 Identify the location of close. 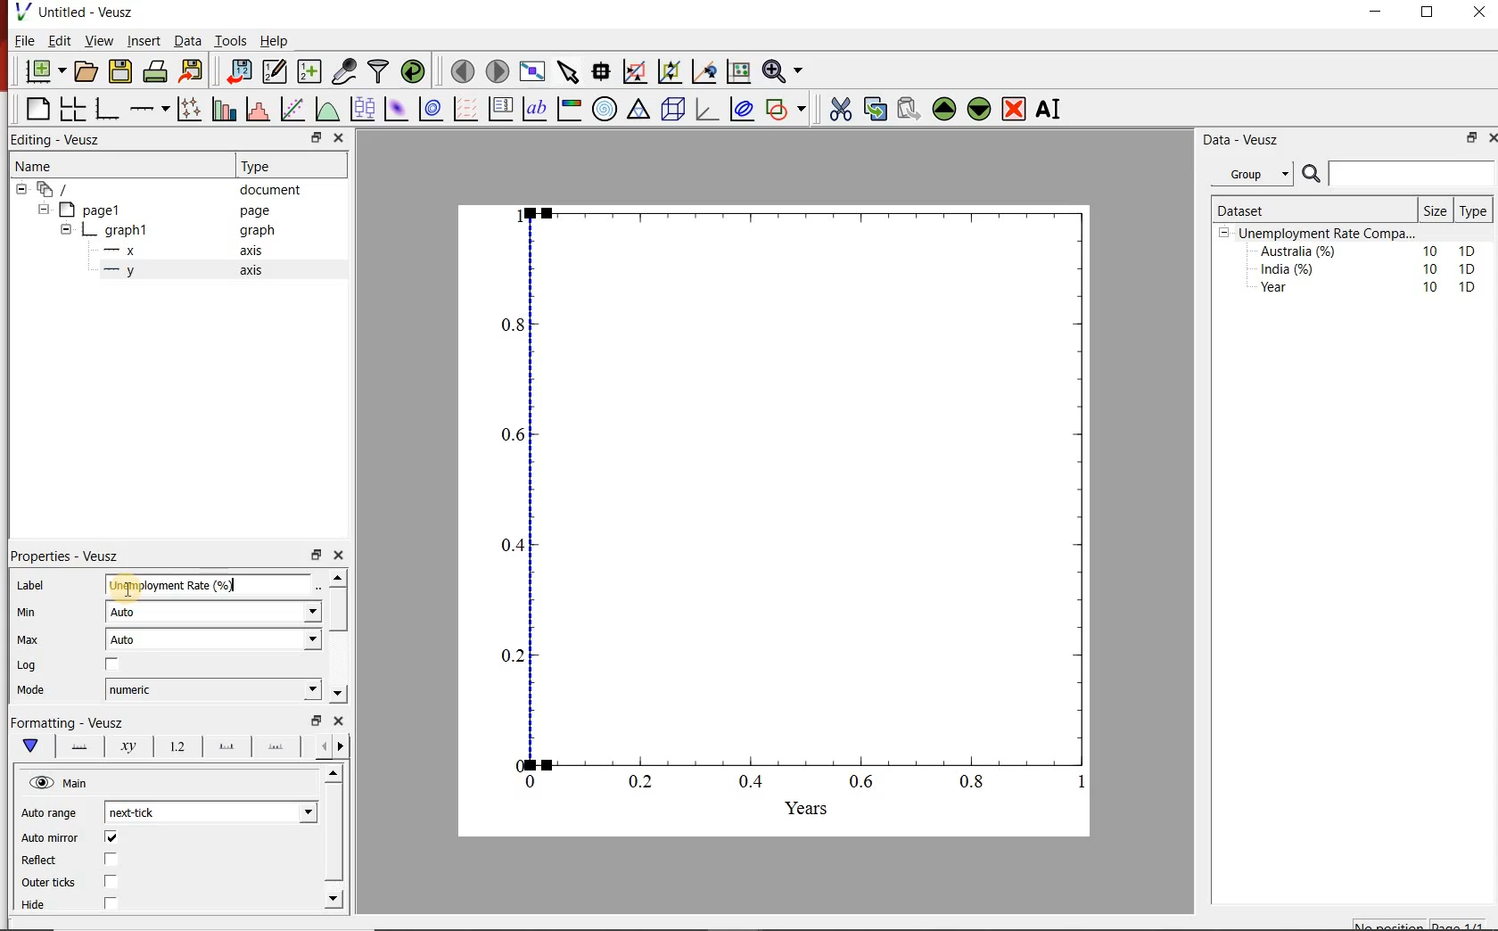
(340, 721).